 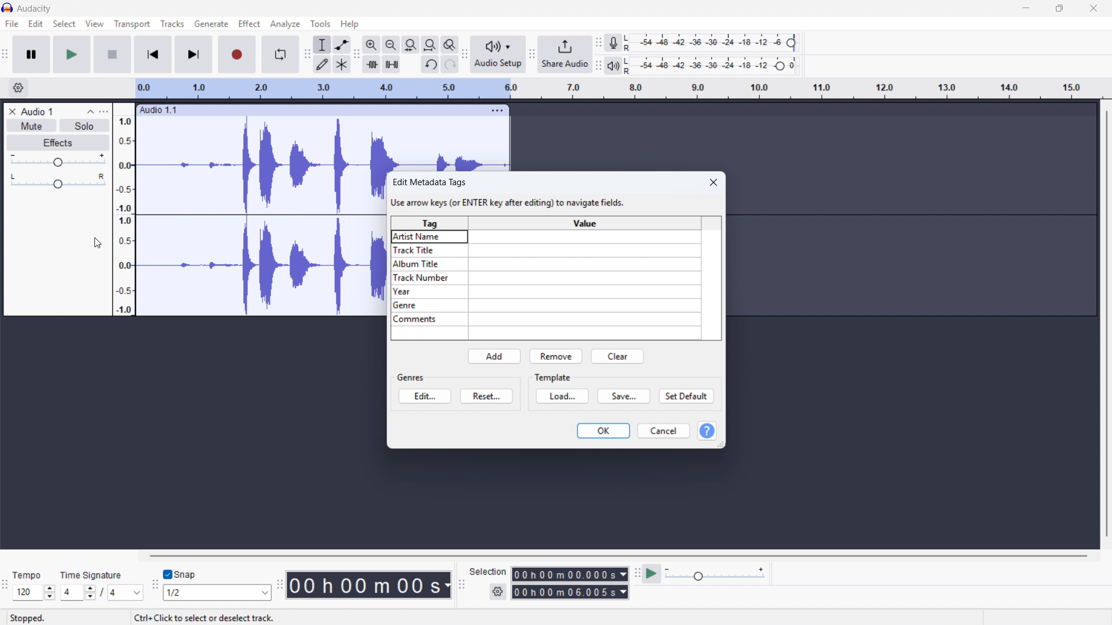 What do you see at coordinates (38, 112) in the screenshot?
I see `track title` at bounding box center [38, 112].